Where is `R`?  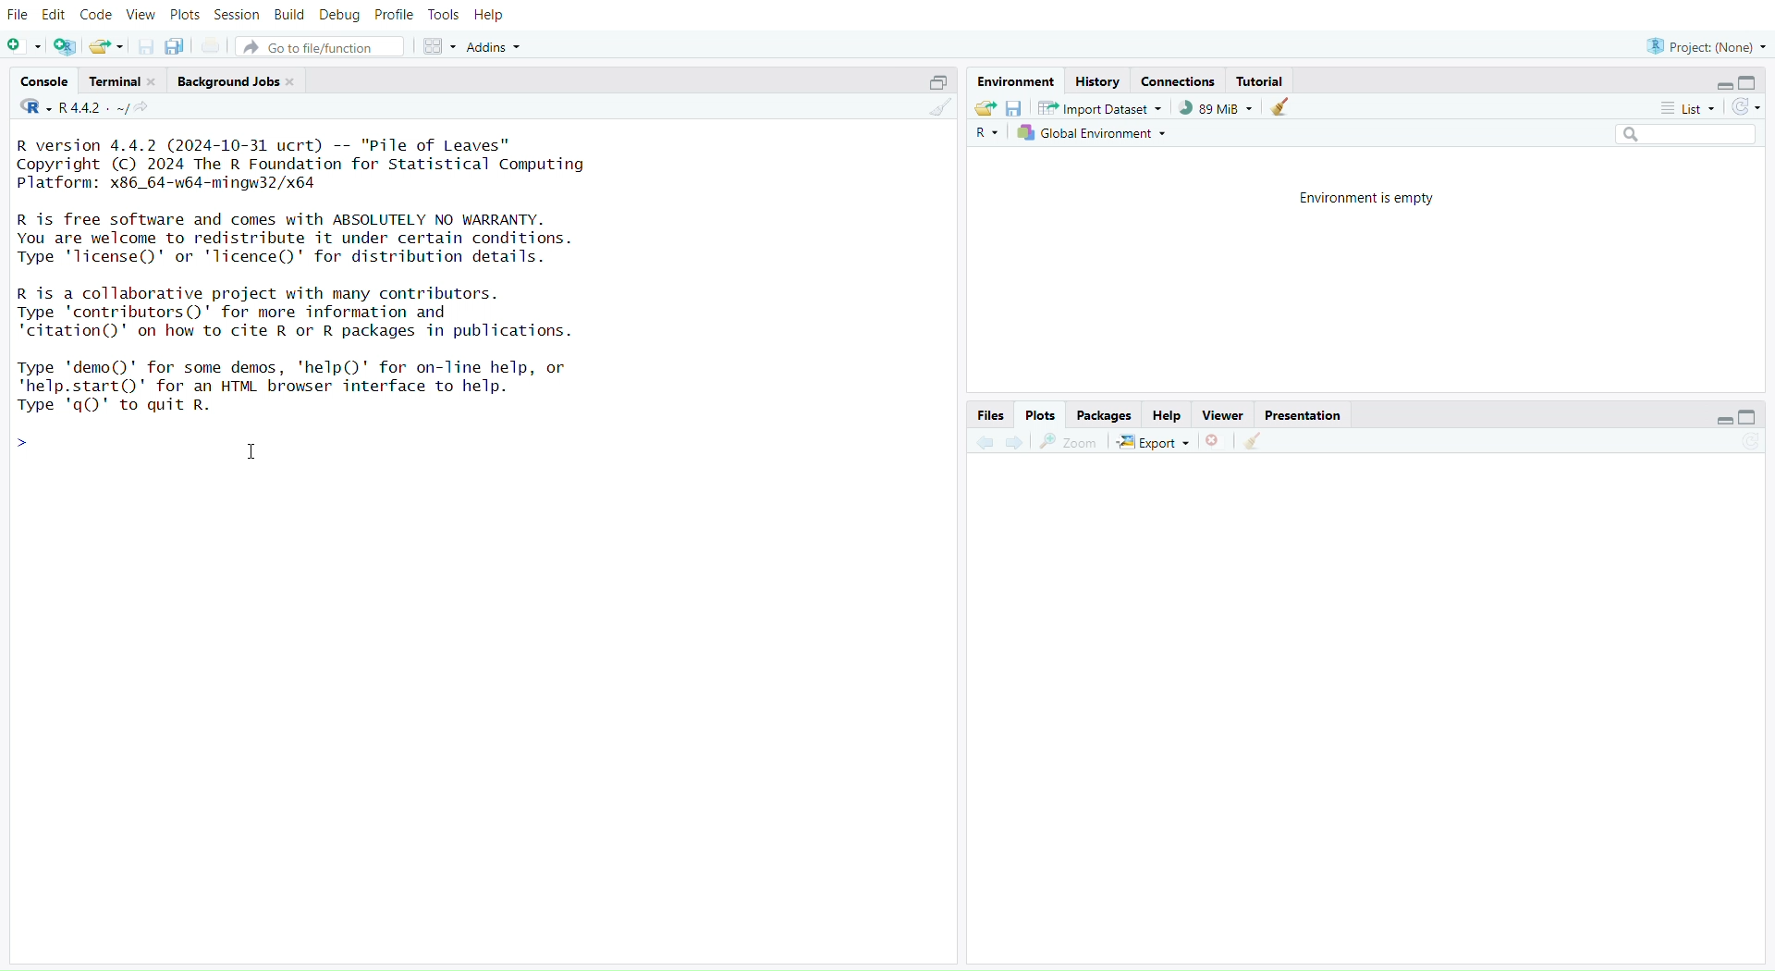 R is located at coordinates (31, 107).